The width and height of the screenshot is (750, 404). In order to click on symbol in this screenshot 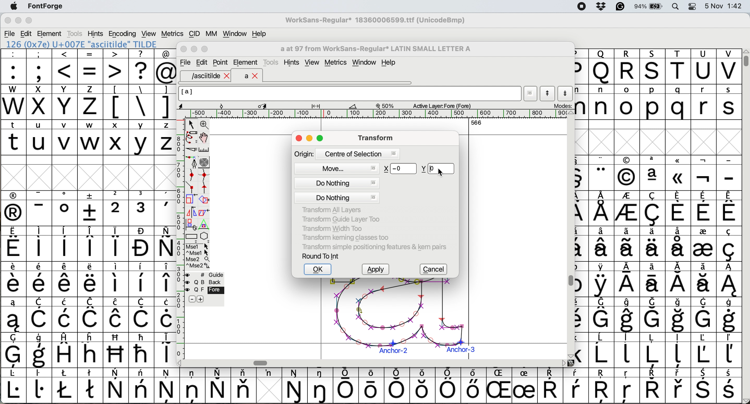, I will do `click(116, 386)`.